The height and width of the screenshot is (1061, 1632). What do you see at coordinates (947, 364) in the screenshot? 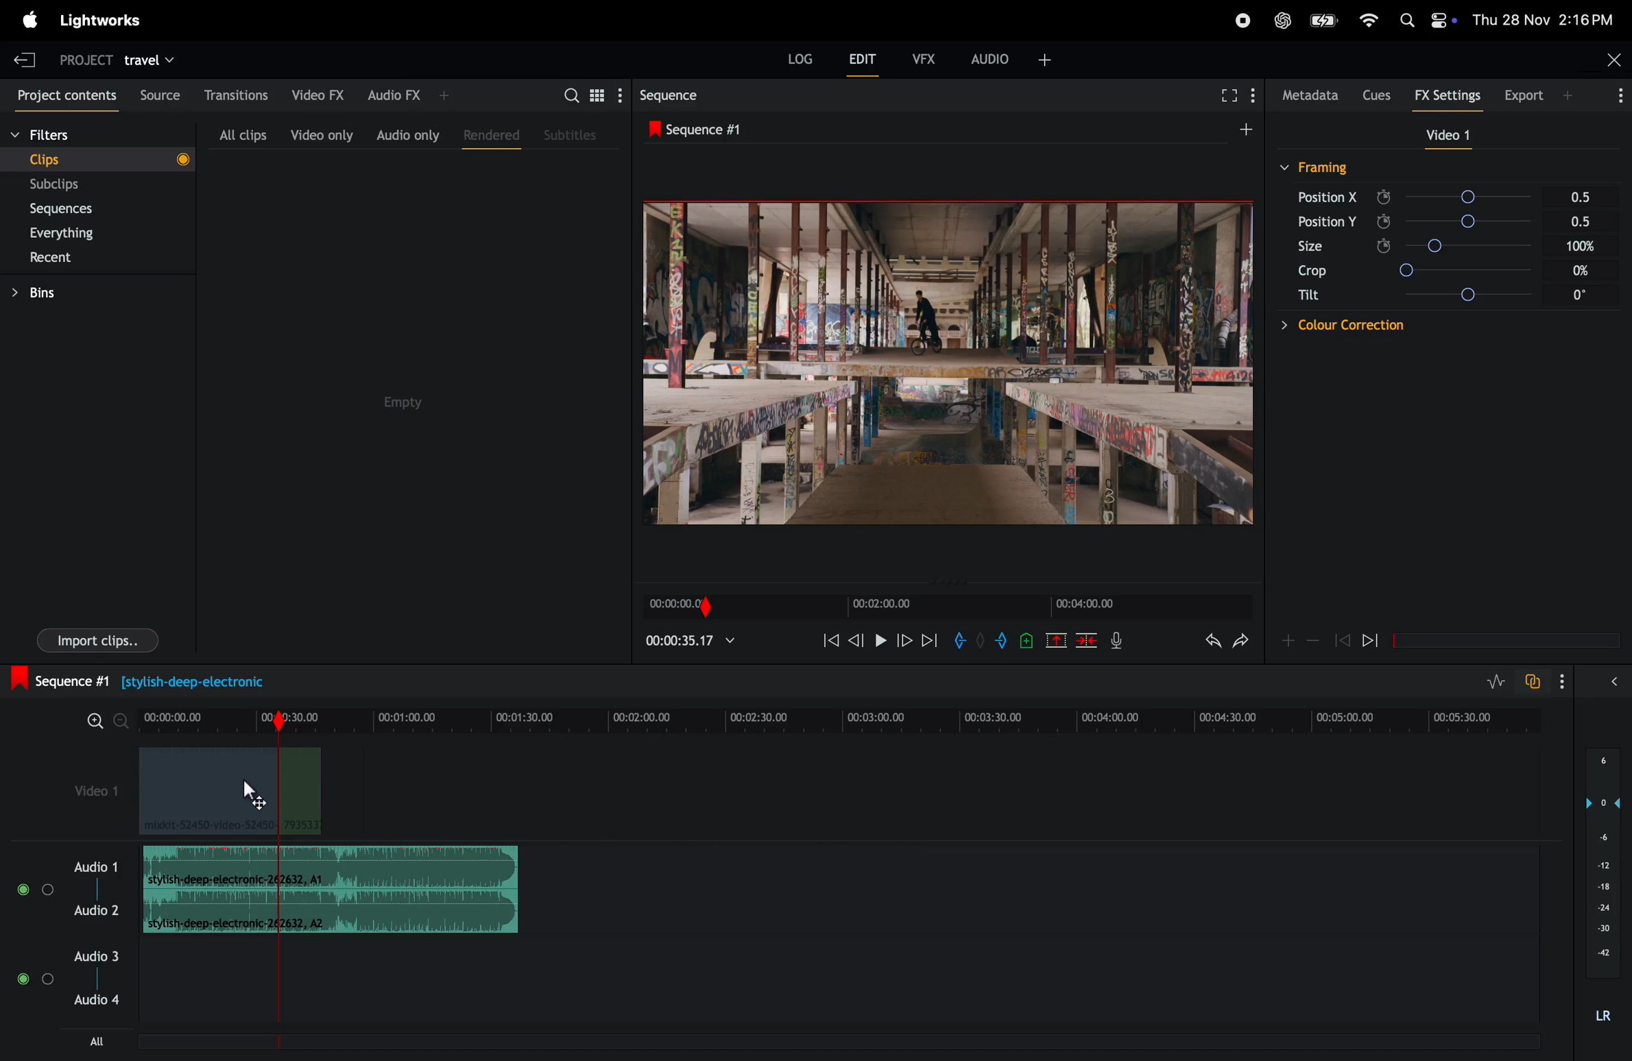
I see `output video` at bounding box center [947, 364].